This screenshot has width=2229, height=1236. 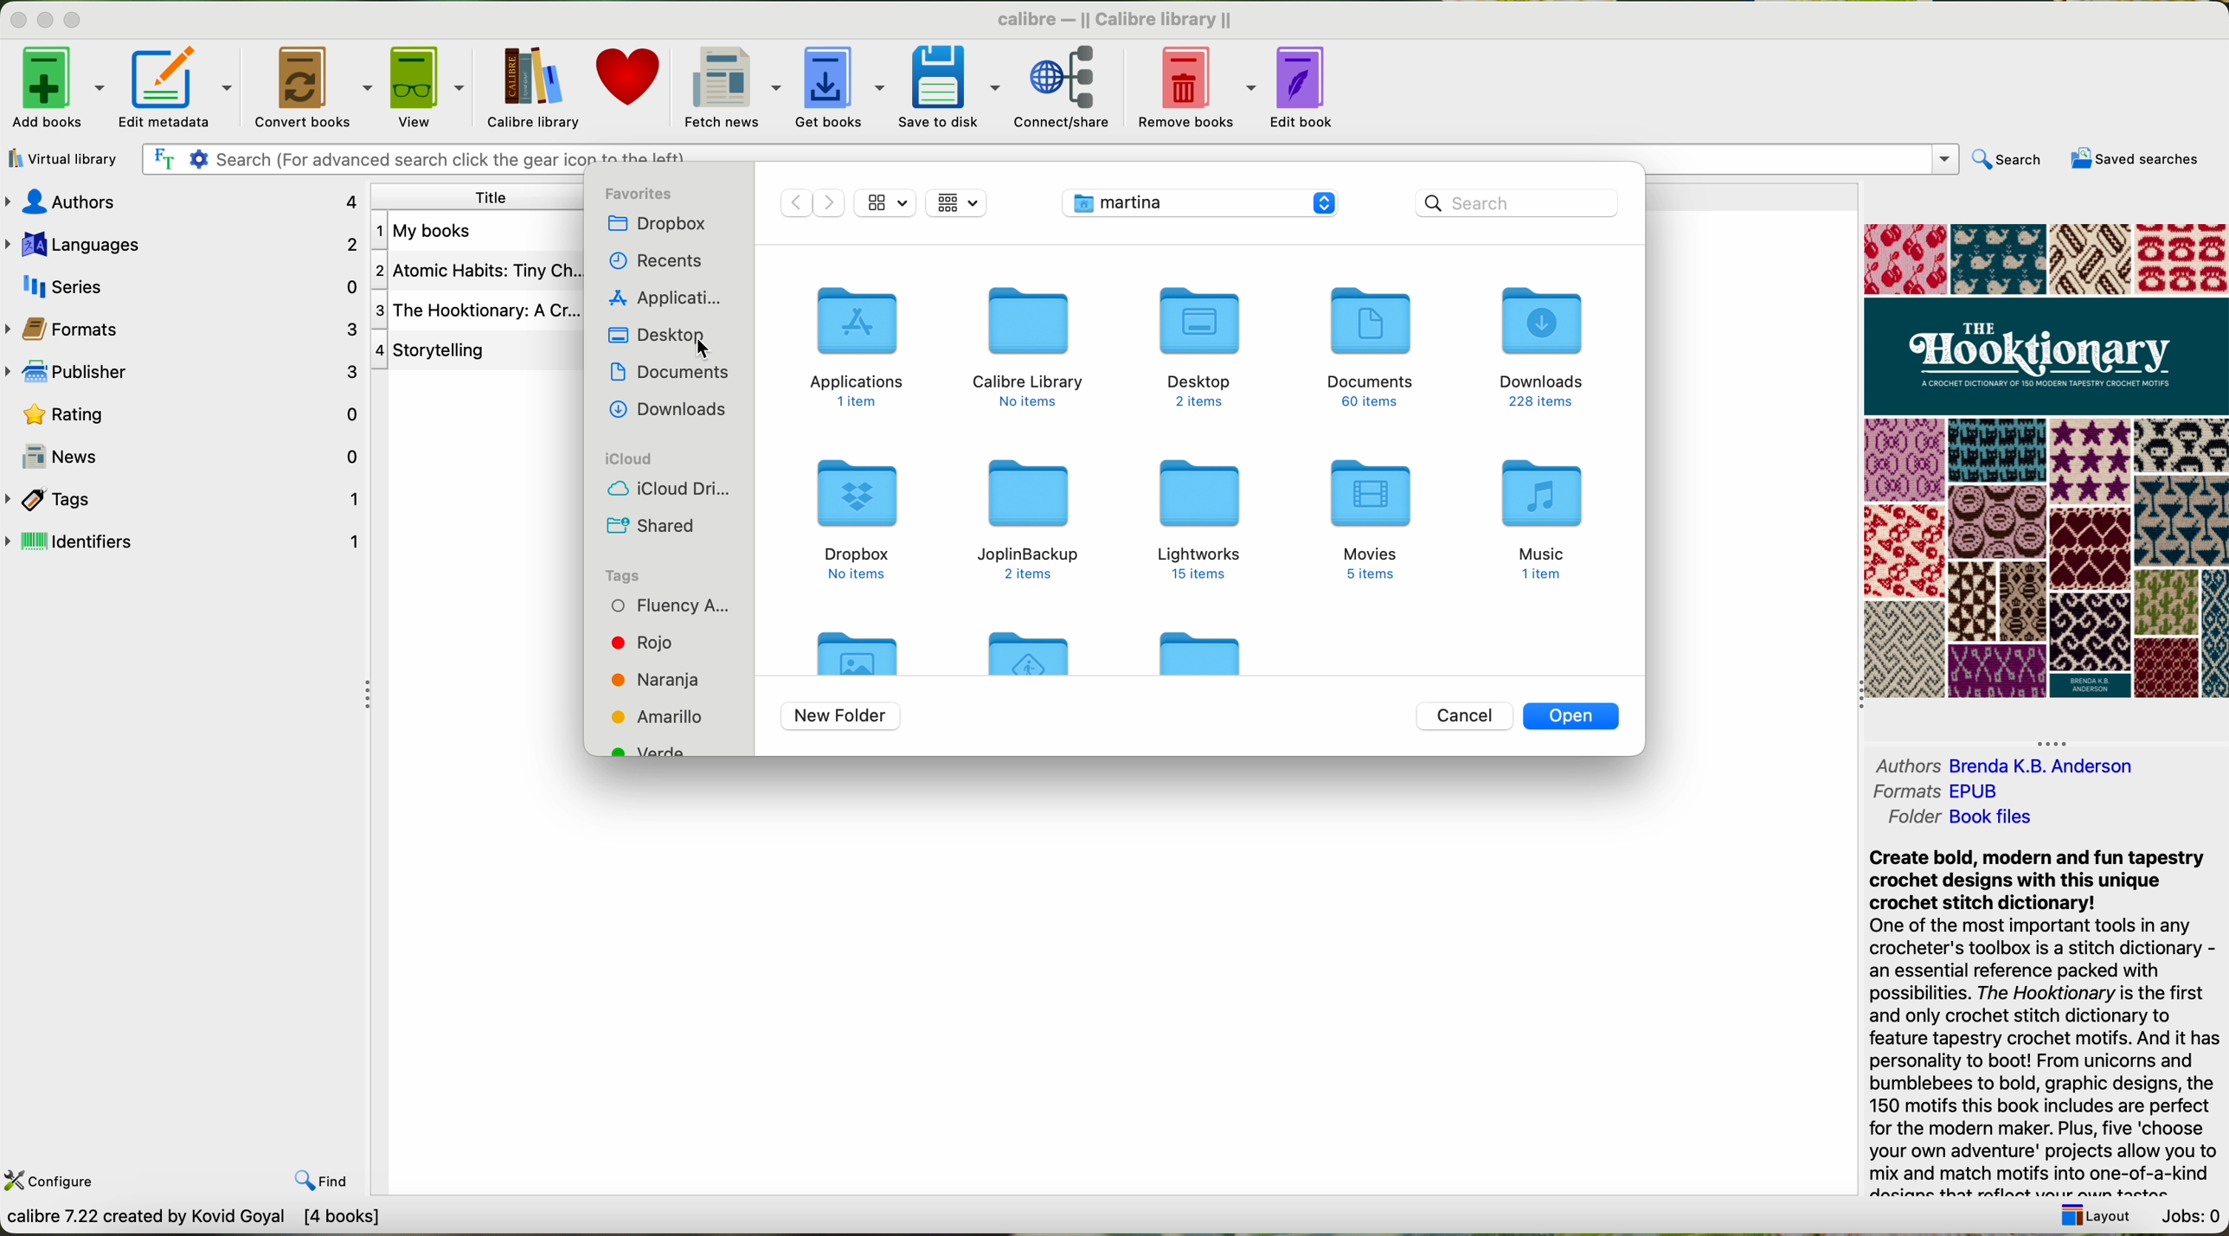 What do you see at coordinates (2055, 742) in the screenshot?
I see `Collapse` at bounding box center [2055, 742].